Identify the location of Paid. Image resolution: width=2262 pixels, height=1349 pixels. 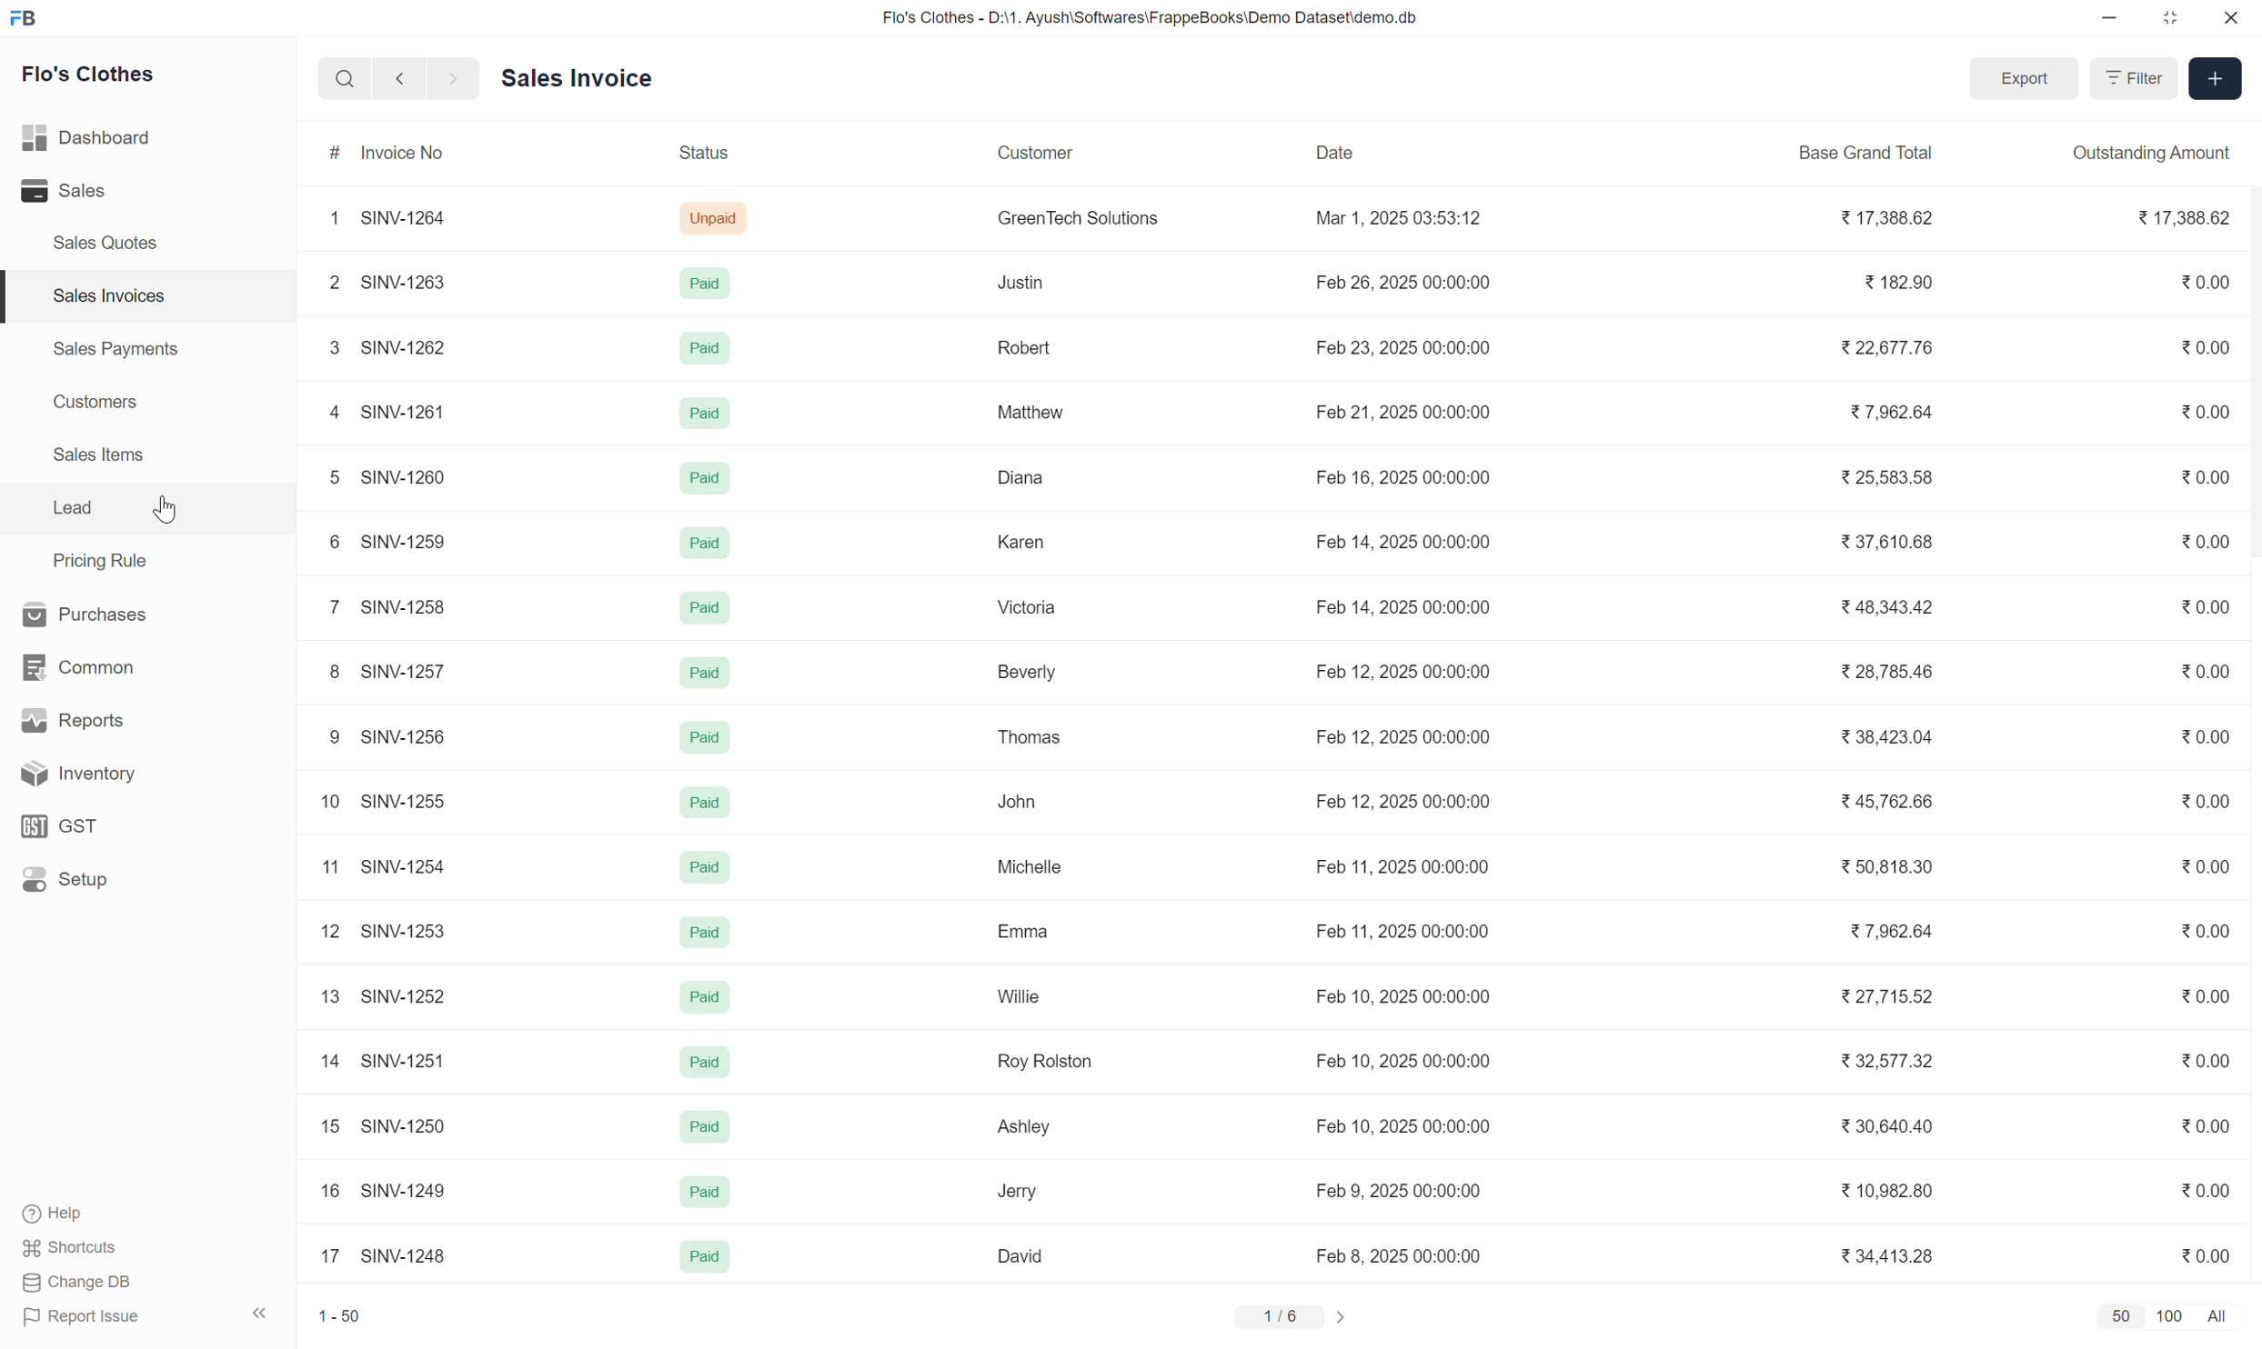
(706, 1192).